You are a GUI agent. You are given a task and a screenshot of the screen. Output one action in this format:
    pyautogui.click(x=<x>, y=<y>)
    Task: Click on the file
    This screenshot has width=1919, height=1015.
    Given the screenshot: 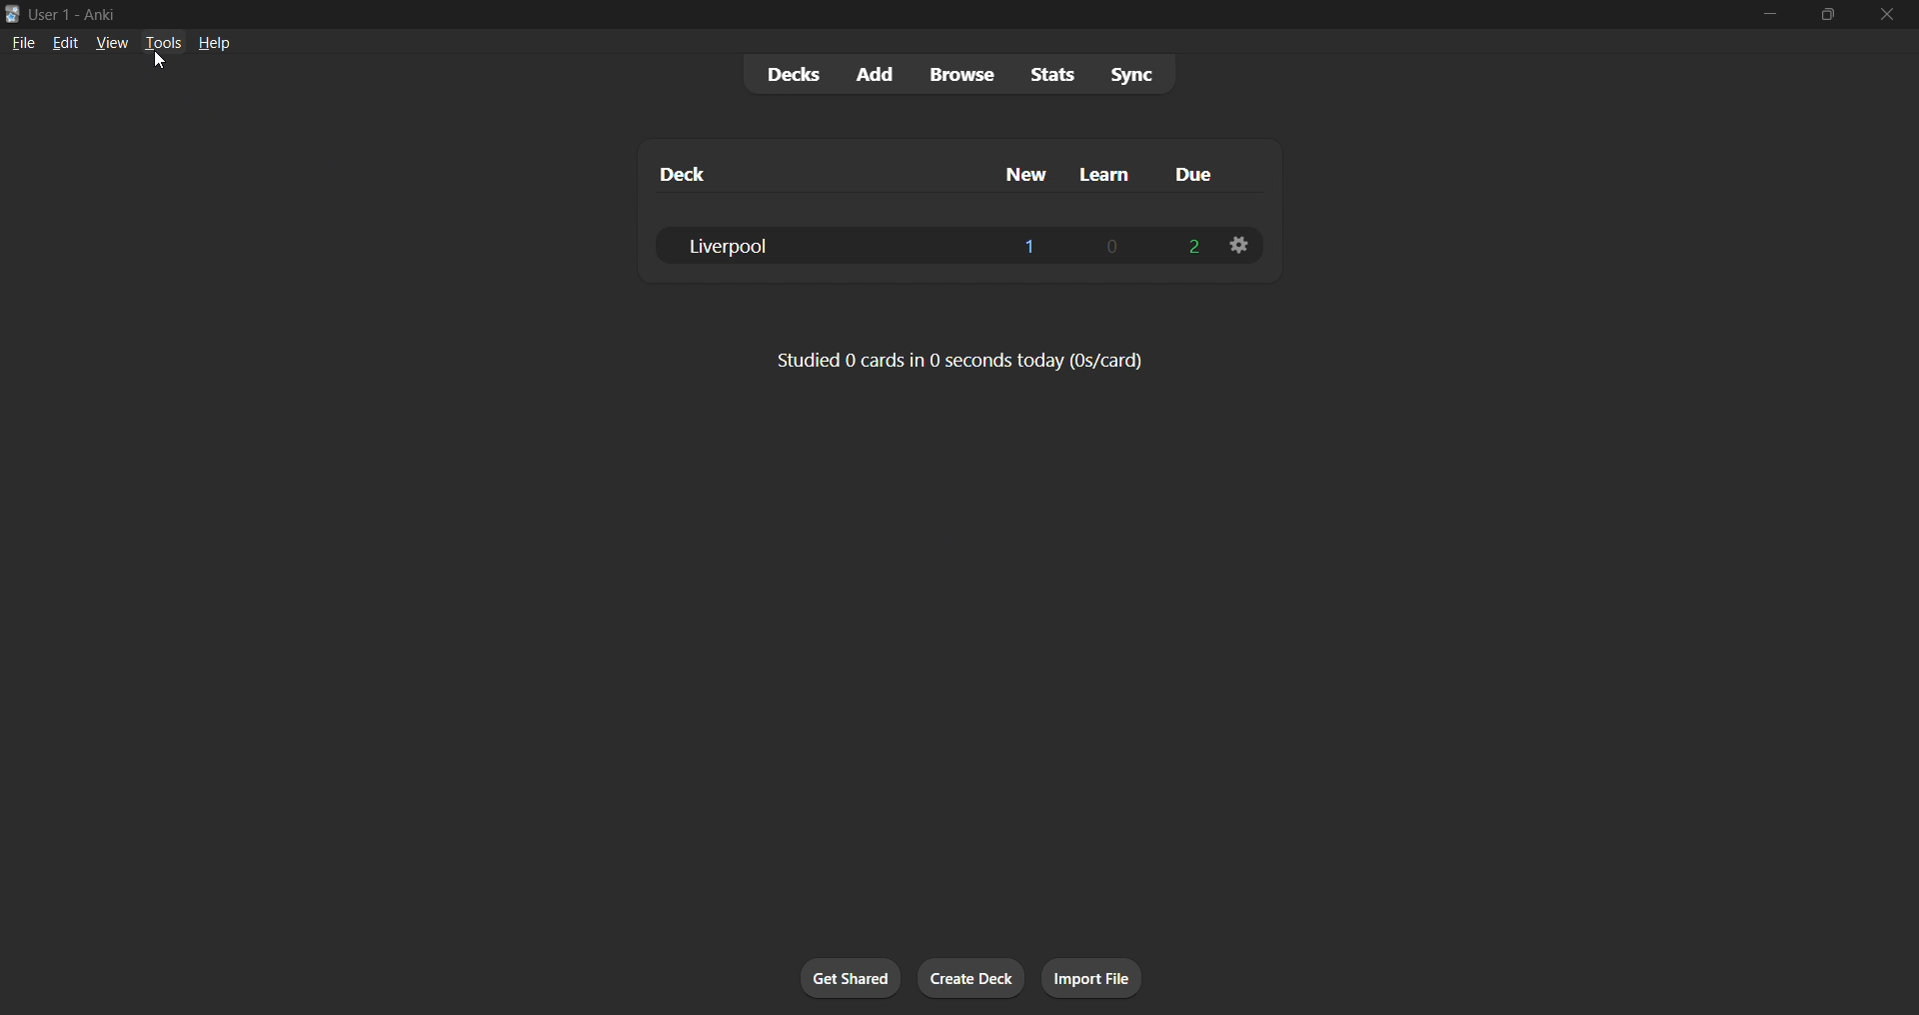 What is the action you would take?
    pyautogui.click(x=20, y=43)
    